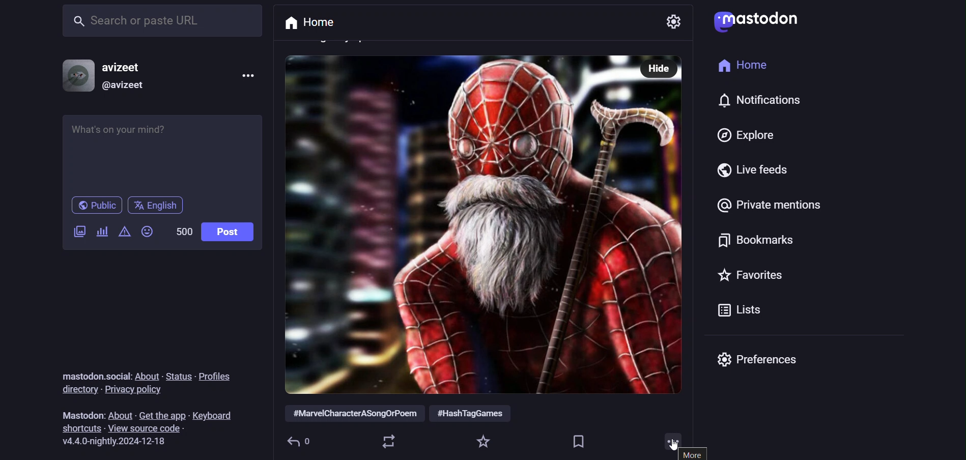 The width and height of the screenshot is (966, 460). Describe the element at coordinates (77, 390) in the screenshot. I see `directory` at that location.